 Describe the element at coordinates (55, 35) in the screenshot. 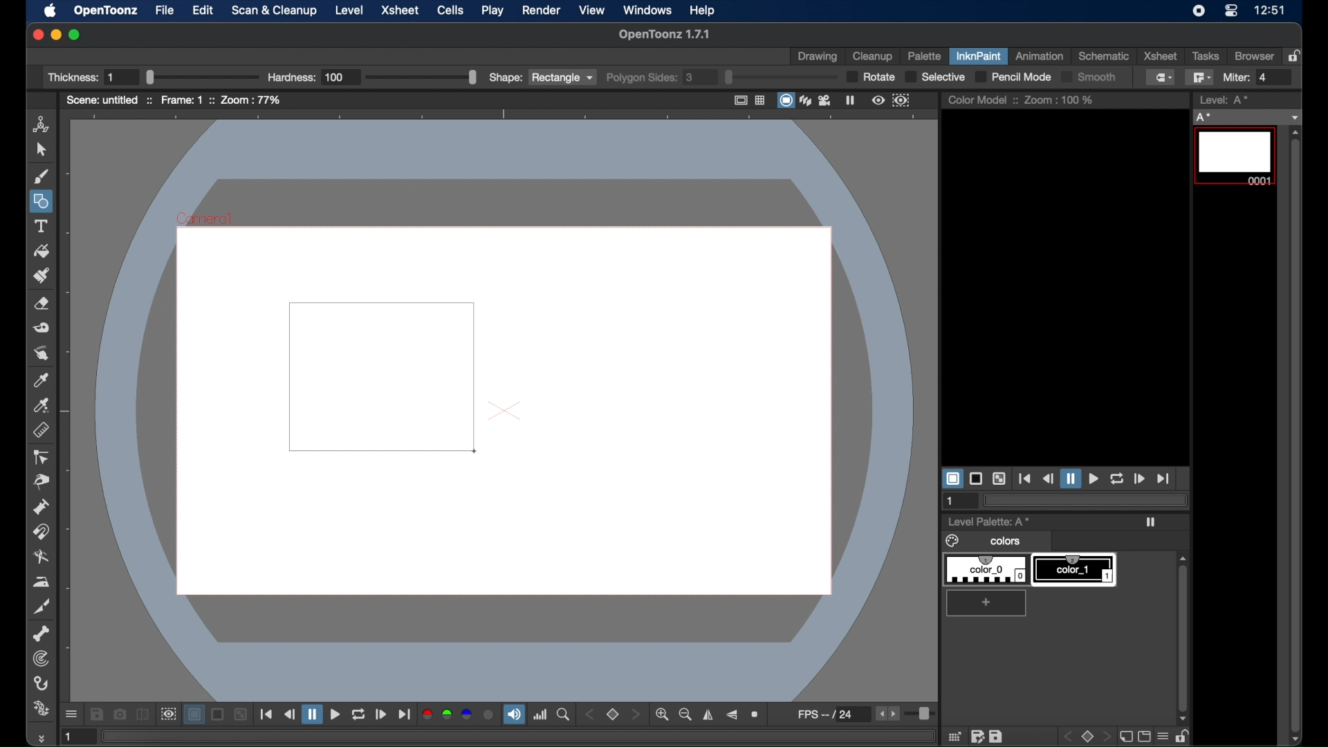

I see `minimize` at that location.